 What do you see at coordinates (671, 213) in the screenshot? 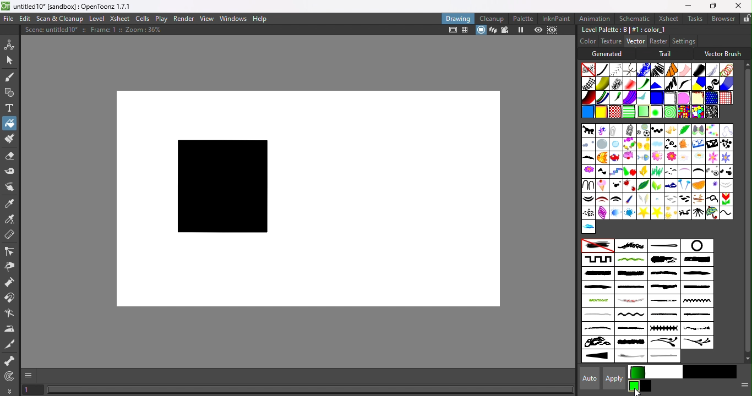
I see `sunflower` at bounding box center [671, 213].